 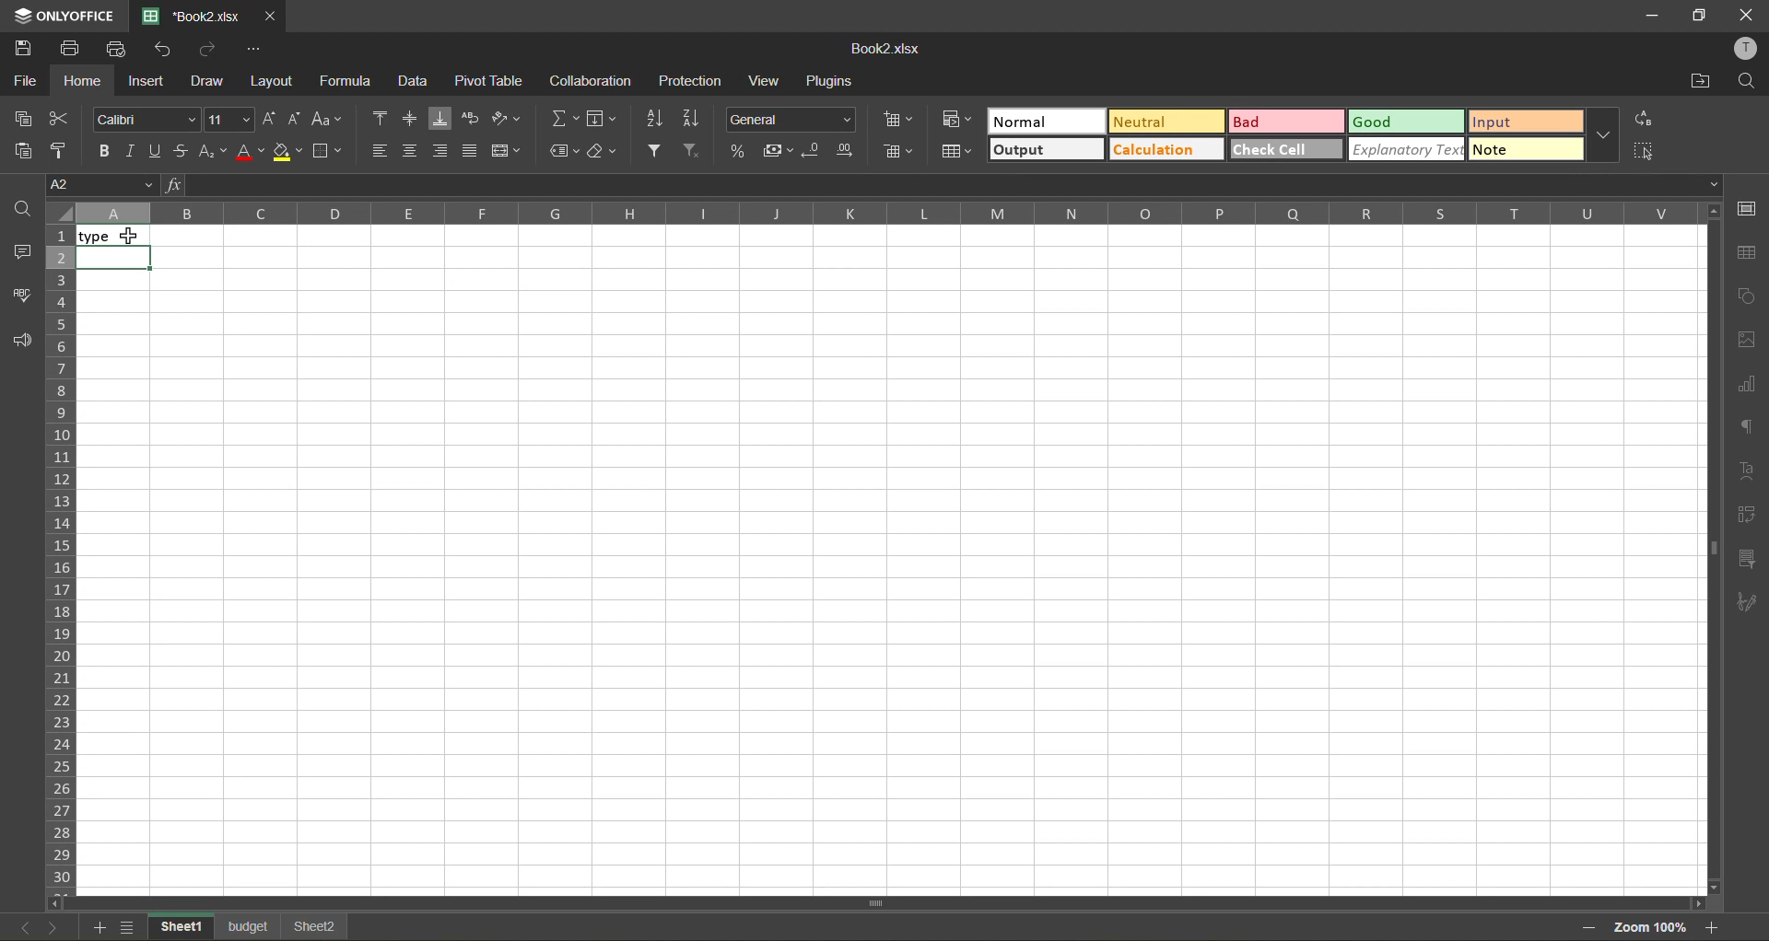 What do you see at coordinates (778, 151) in the screenshot?
I see `accounting` at bounding box center [778, 151].